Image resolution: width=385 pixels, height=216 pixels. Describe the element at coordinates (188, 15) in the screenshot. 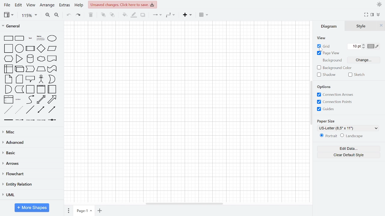

I see `insert` at that location.